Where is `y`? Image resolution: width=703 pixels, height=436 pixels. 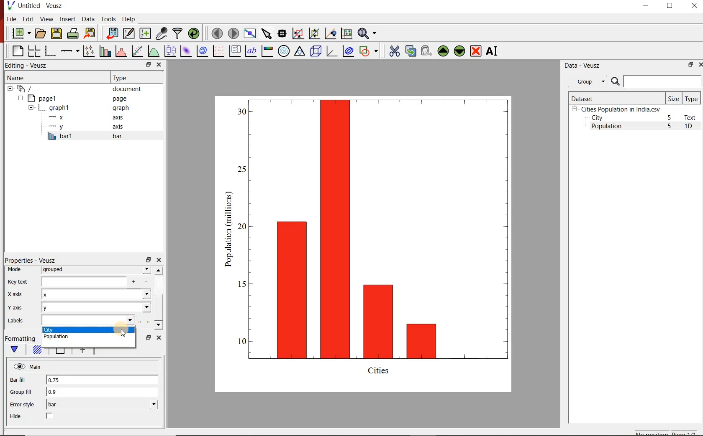
y is located at coordinates (96, 308).